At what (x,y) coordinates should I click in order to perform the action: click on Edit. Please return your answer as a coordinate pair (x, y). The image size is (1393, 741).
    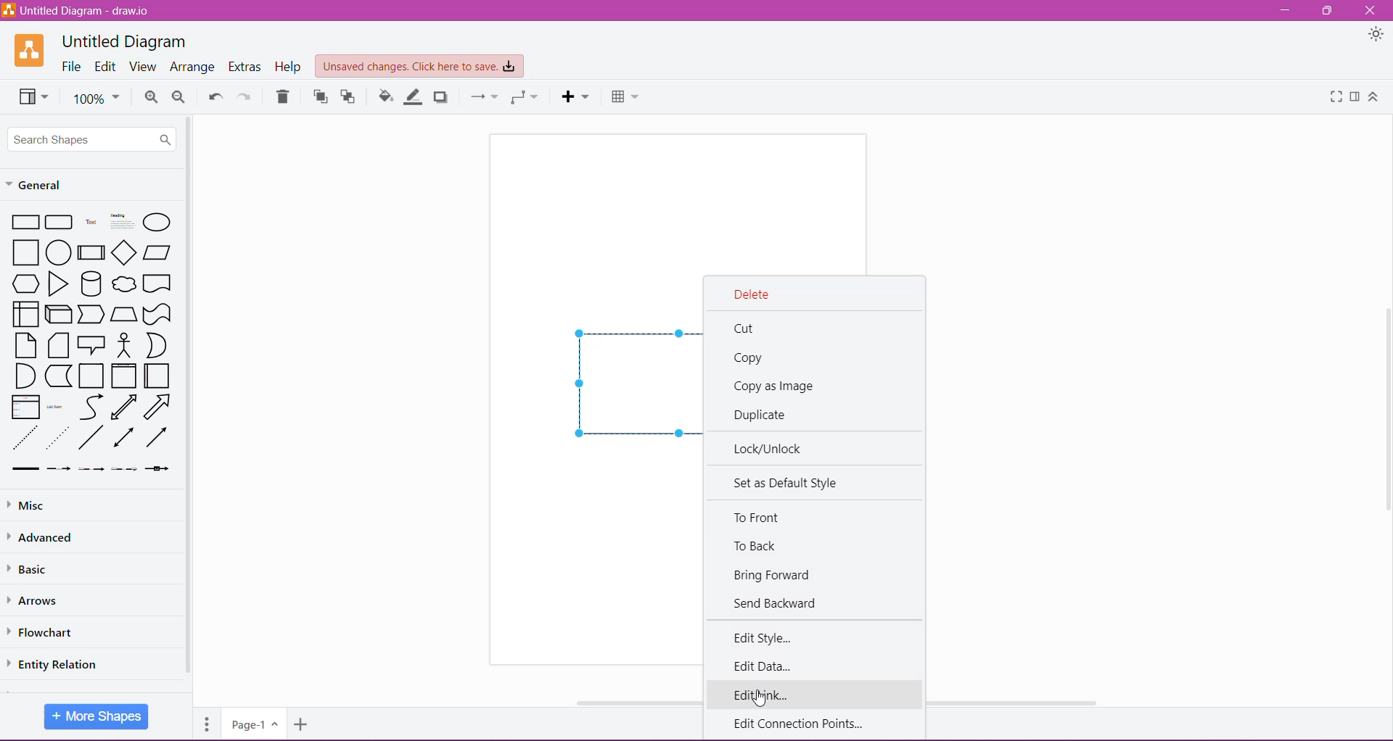
    Looking at the image, I should click on (105, 66).